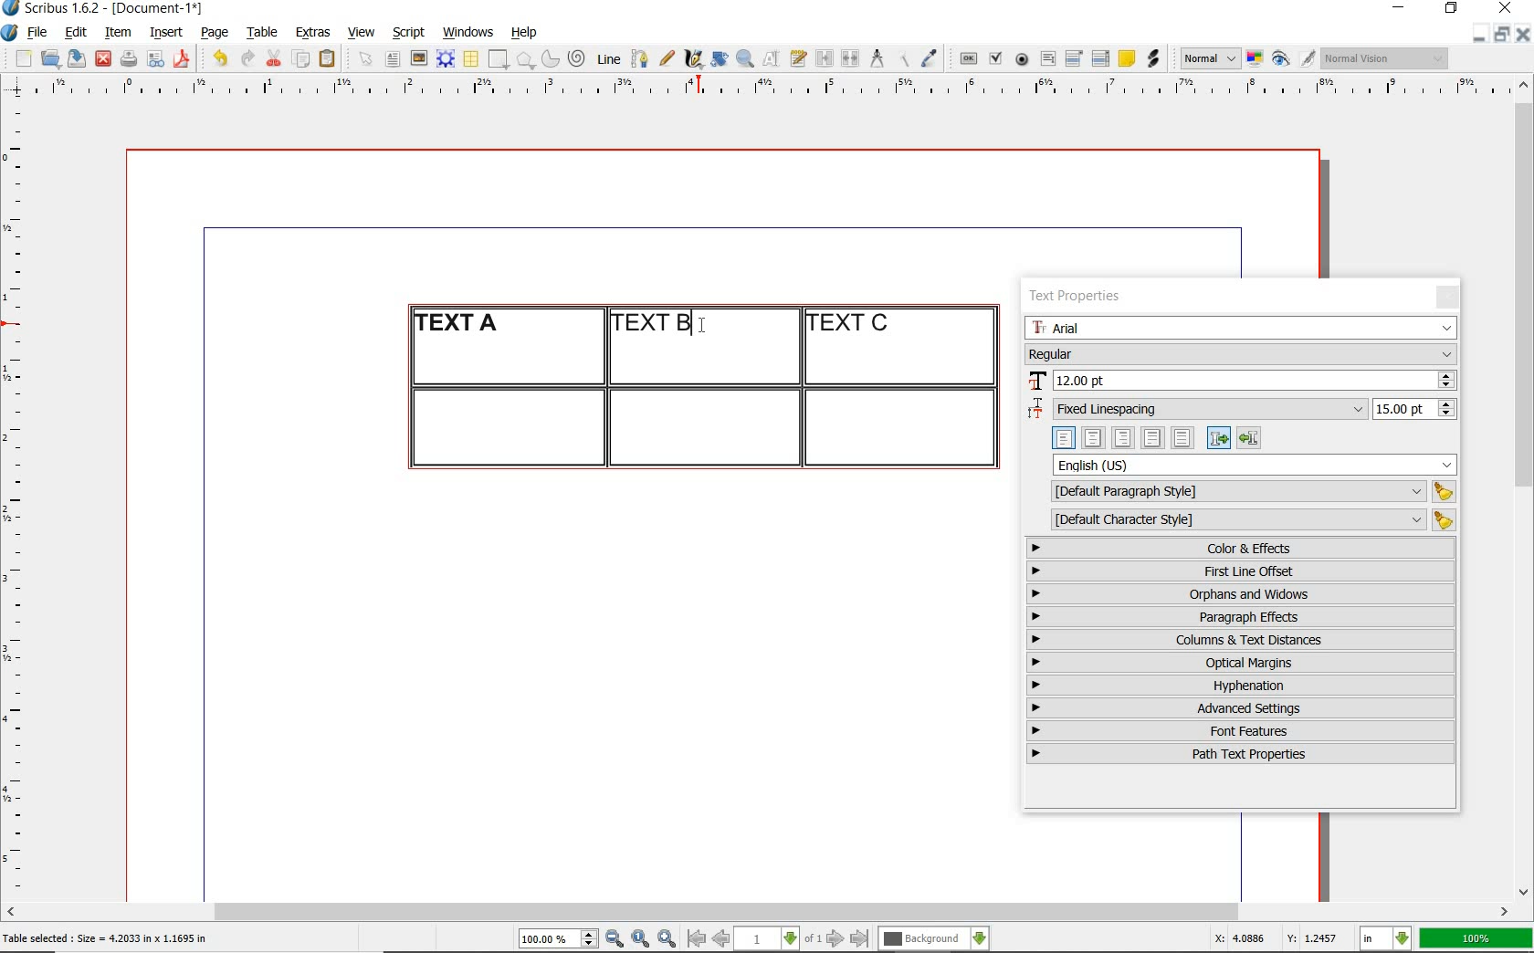 The width and height of the screenshot is (1534, 953). Describe the element at coordinates (1241, 686) in the screenshot. I see `hyphenation` at that location.